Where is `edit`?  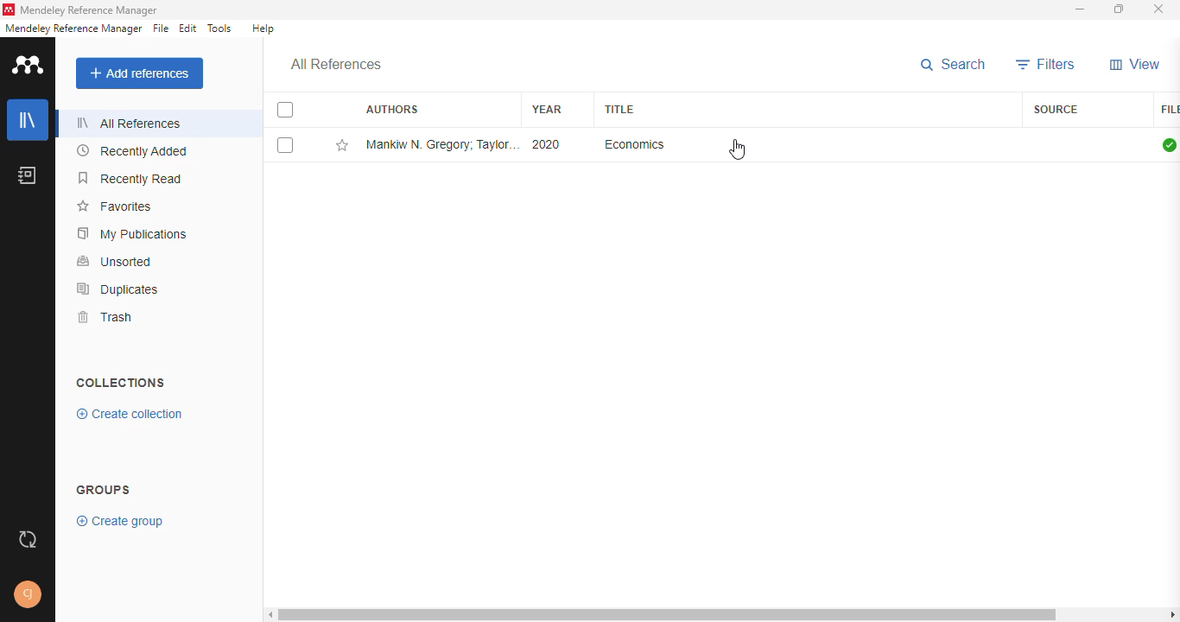
edit is located at coordinates (189, 29).